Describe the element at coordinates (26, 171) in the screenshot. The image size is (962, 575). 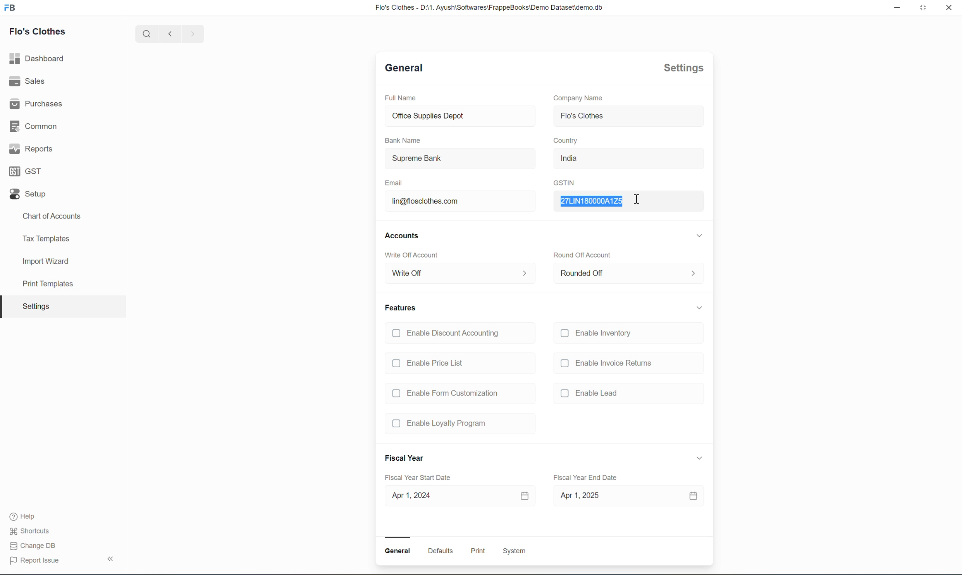
I see `GST` at that location.